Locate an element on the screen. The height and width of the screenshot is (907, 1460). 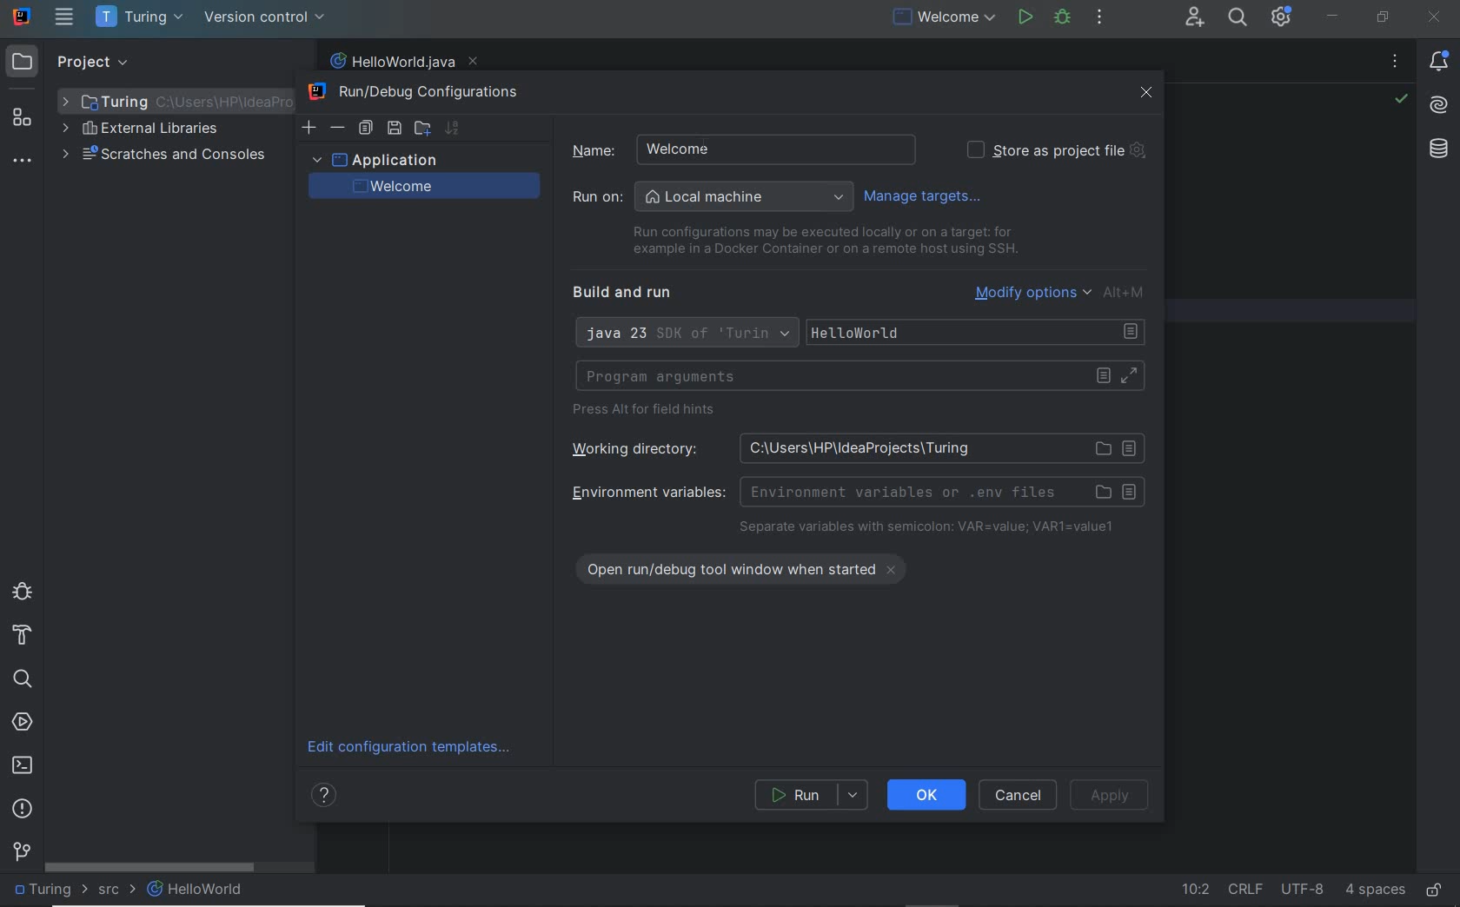
ADD NEW CONFIGURATION is located at coordinates (310, 127).